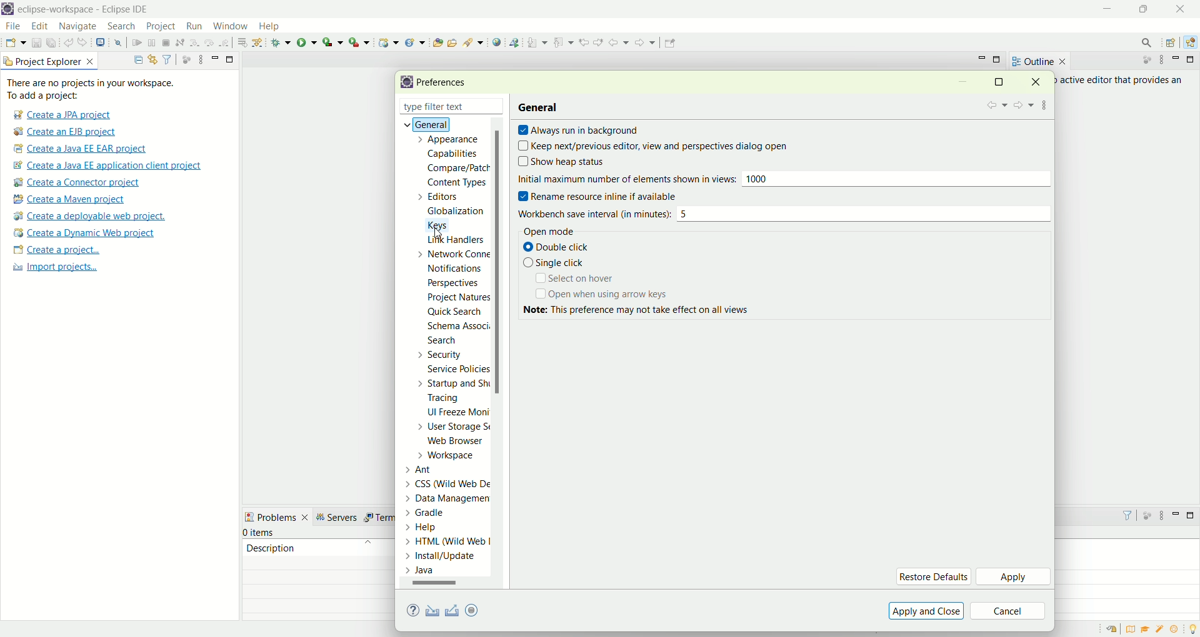 This screenshot has height=637, width=1200. What do you see at coordinates (152, 44) in the screenshot?
I see `suspend` at bounding box center [152, 44].